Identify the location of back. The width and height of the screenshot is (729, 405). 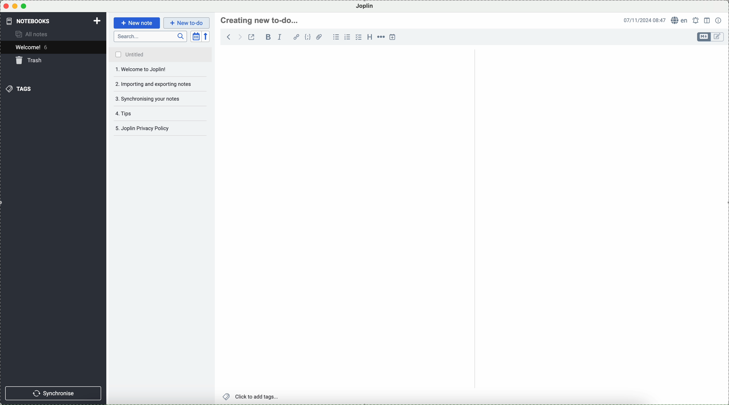
(229, 36).